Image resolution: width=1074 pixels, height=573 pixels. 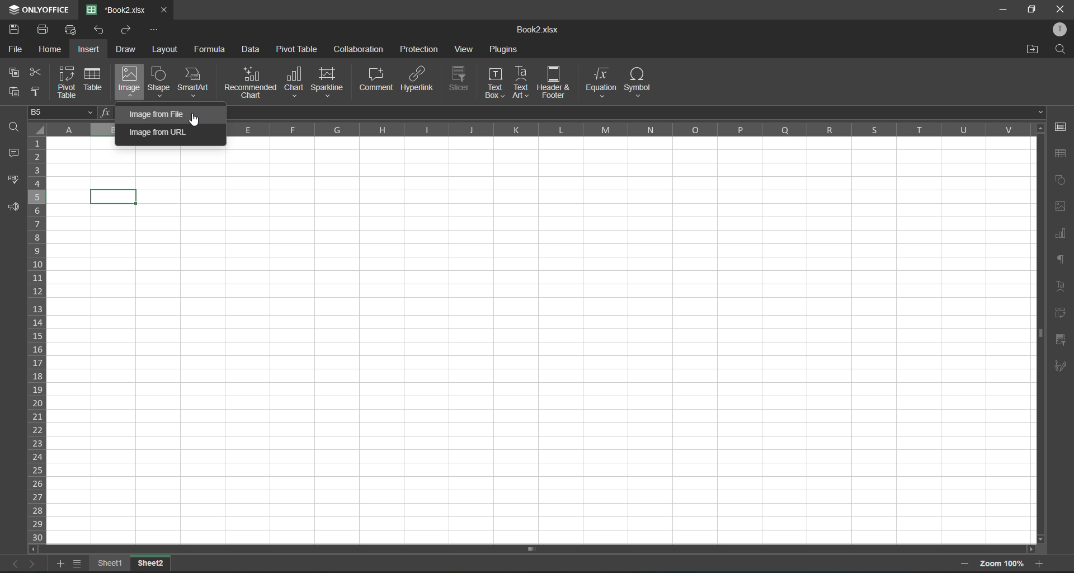 I want to click on sheet2, so click(x=151, y=562).